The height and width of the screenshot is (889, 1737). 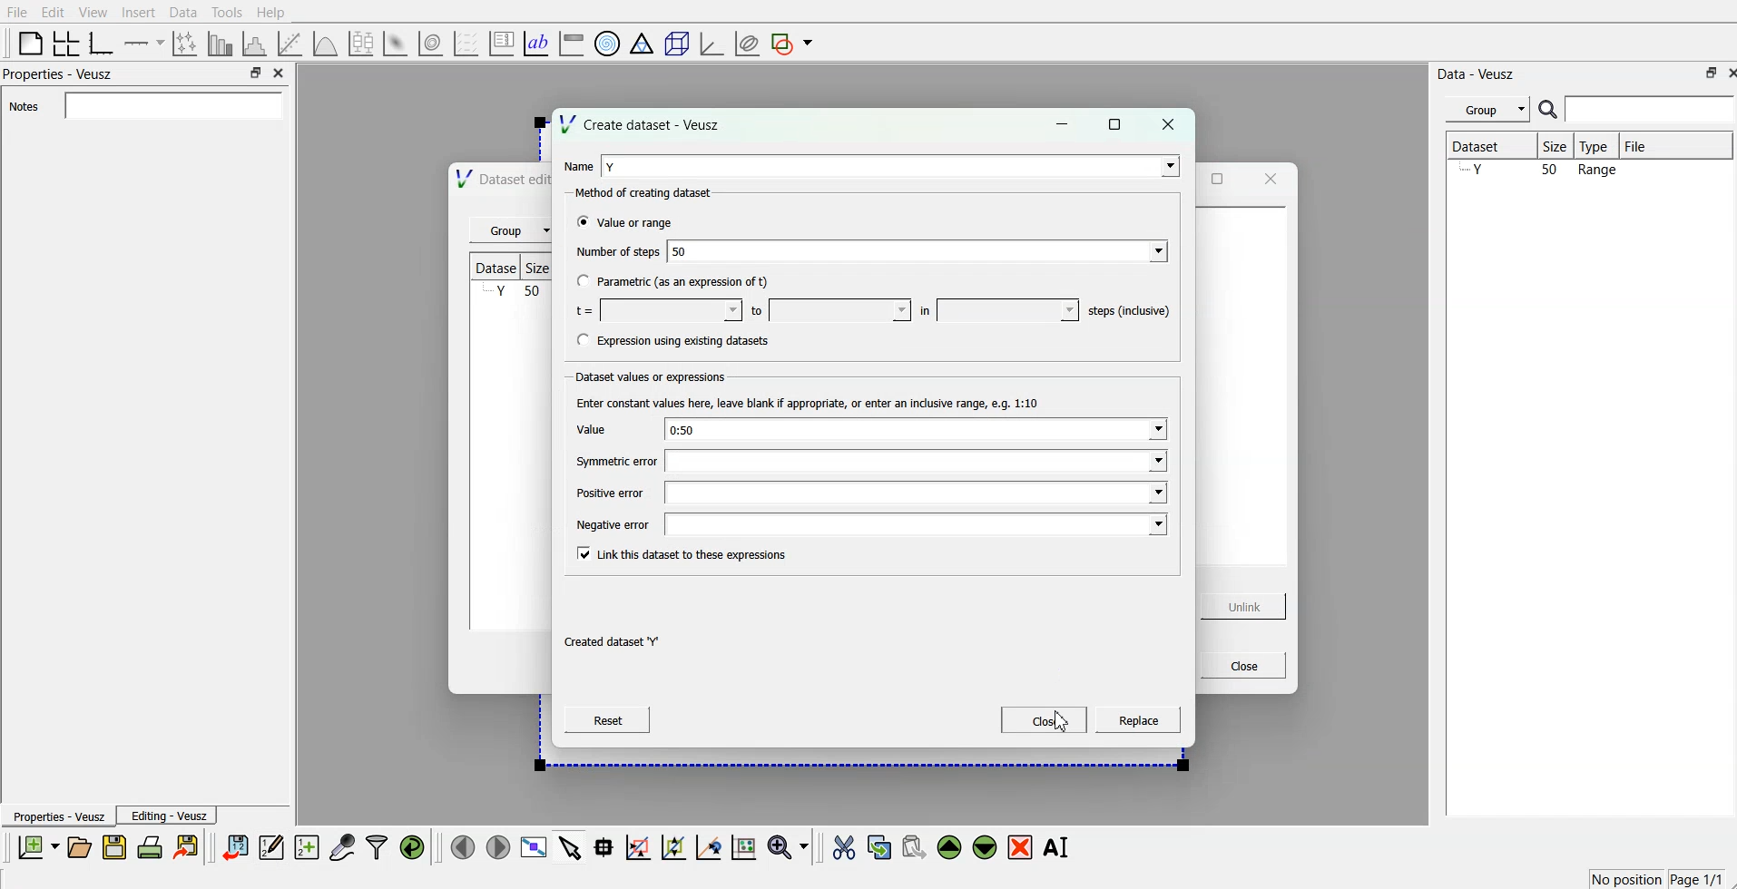 What do you see at coordinates (236, 848) in the screenshot?
I see `import data points` at bounding box center [236, 848].